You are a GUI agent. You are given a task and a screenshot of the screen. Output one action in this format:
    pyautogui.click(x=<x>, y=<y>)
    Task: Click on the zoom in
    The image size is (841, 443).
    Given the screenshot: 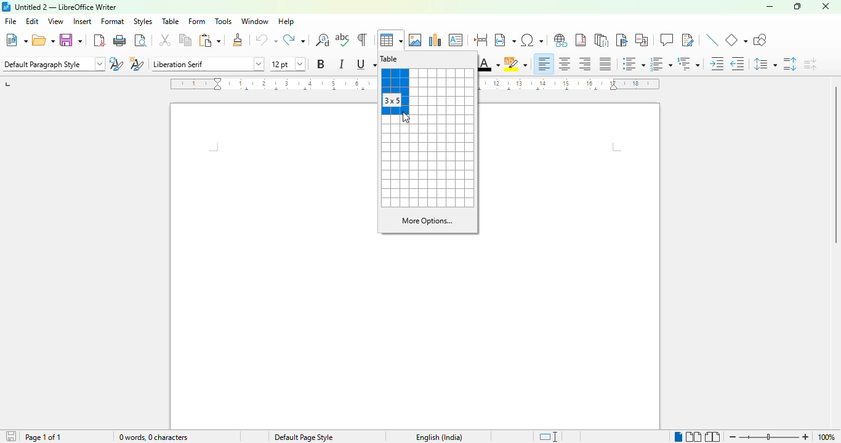 What is the action you would take?
    pyautogui.click(x=805, y=437)
    